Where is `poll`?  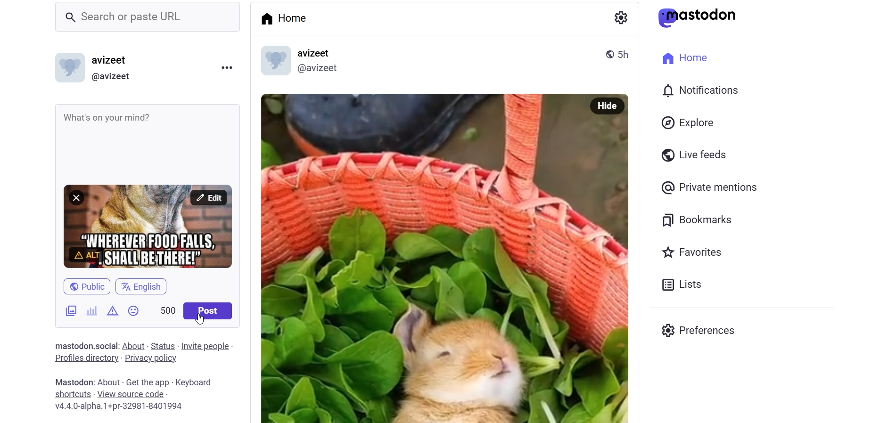
poll is located at coordinates (91, 310).